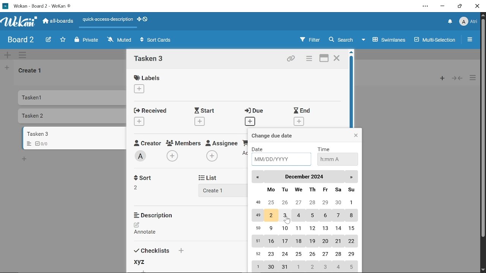 This screenshot has height=273, width=486. I want to click on Add start date, so click(199, 121).